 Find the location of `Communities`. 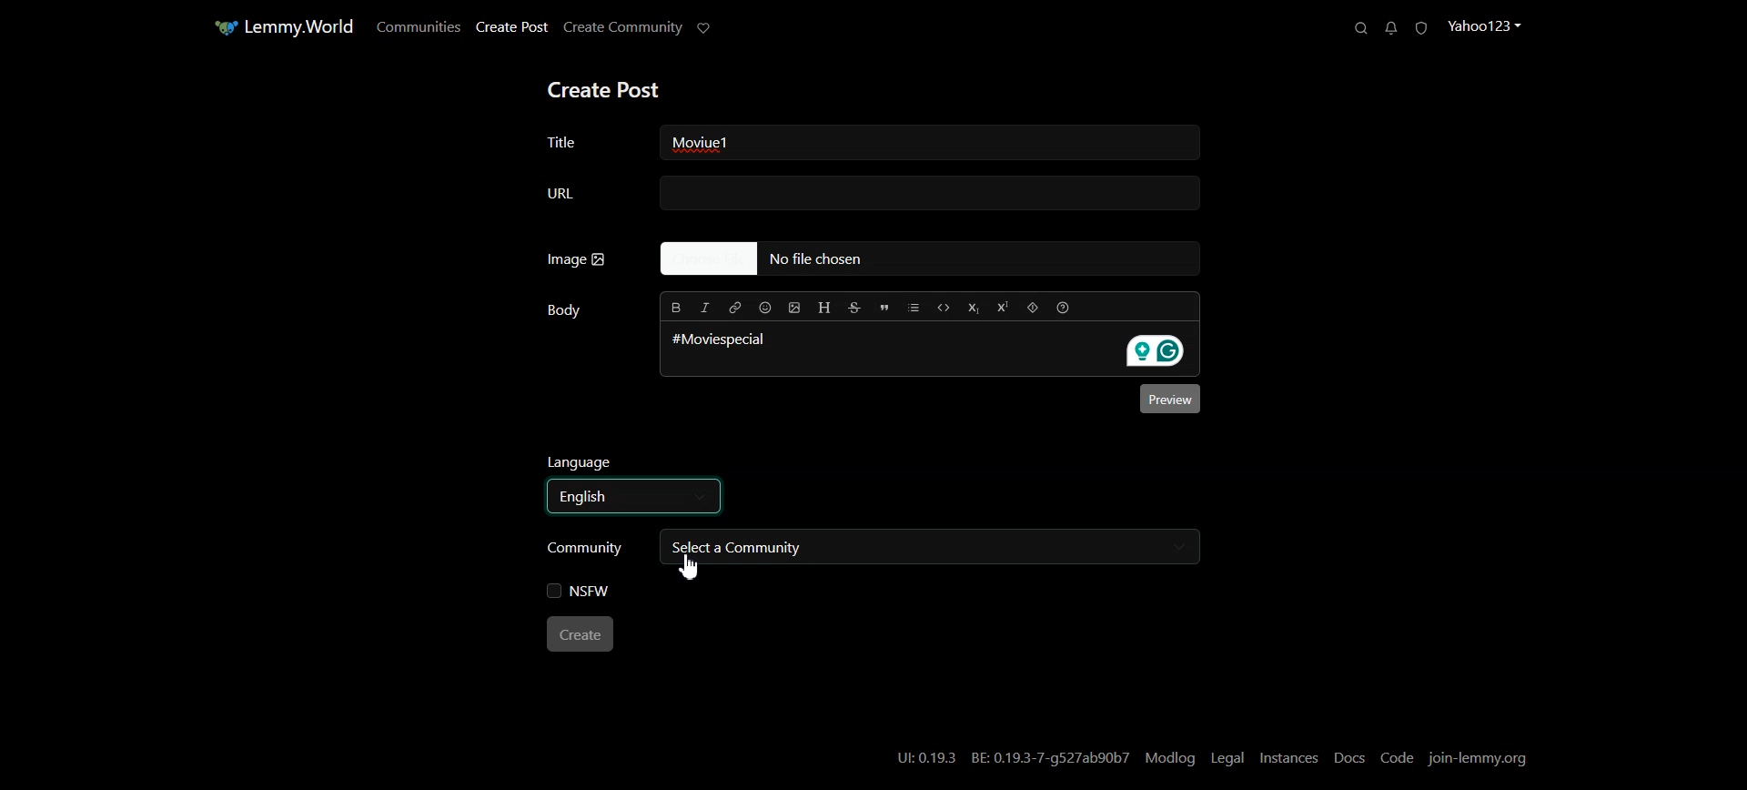

Communities is located at coordinates (416, 26).